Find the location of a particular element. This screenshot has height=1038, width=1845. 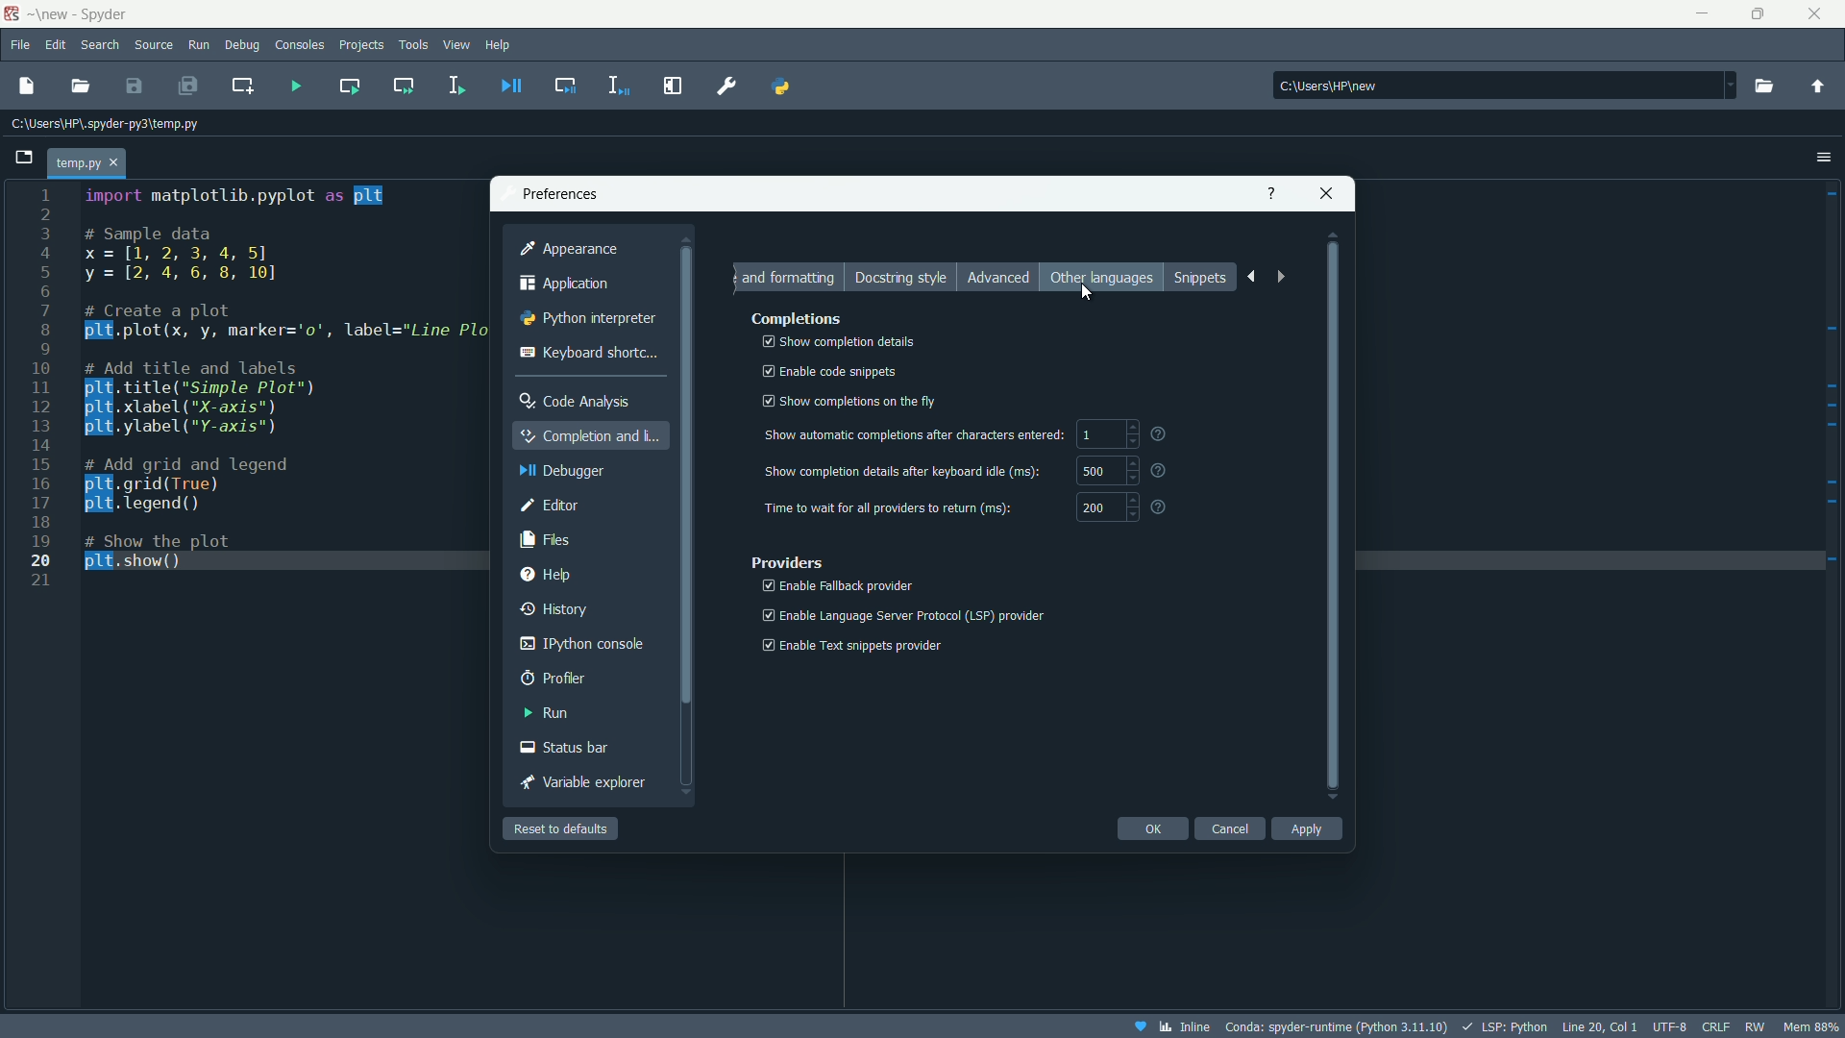

increment and decremnt button is located at coordinates (1133, 508).